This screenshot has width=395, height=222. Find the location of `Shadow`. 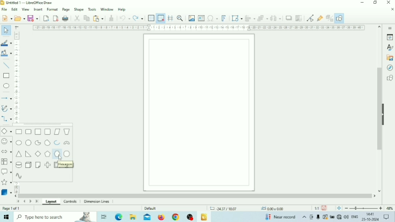

Shadow is located at coordinates (289, 18).